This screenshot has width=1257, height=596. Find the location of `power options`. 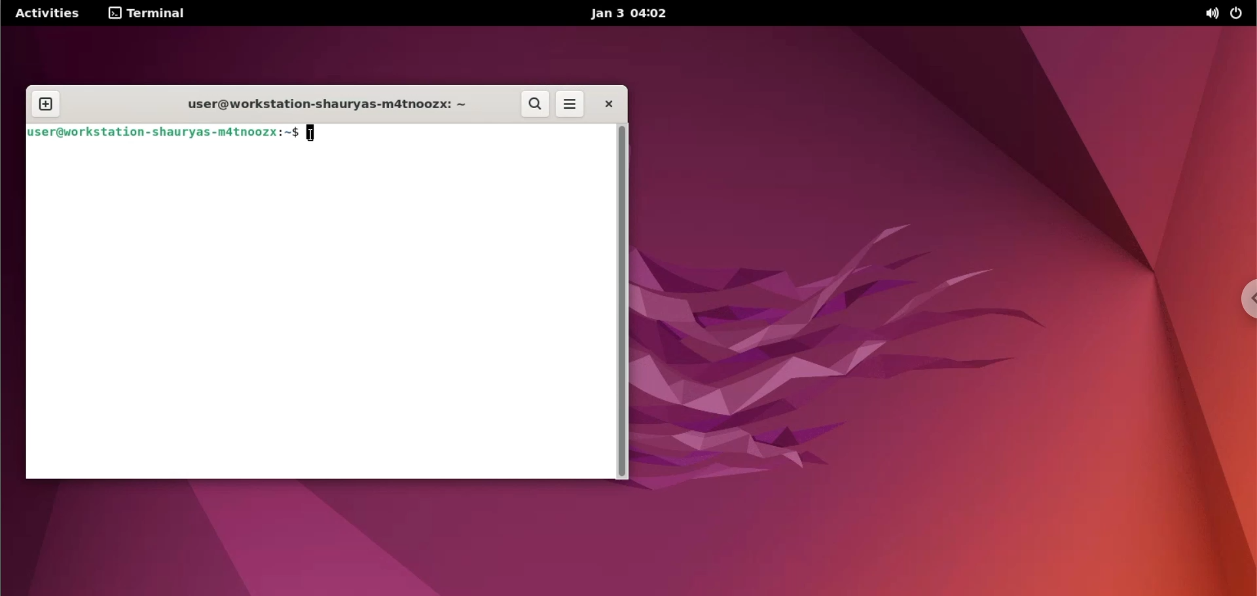

power options is located at coordinates (1240, 14).